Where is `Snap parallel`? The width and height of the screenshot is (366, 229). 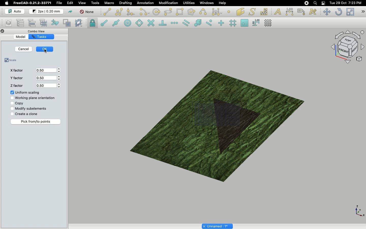
Snap parallel is located at coordinates (186, 23).